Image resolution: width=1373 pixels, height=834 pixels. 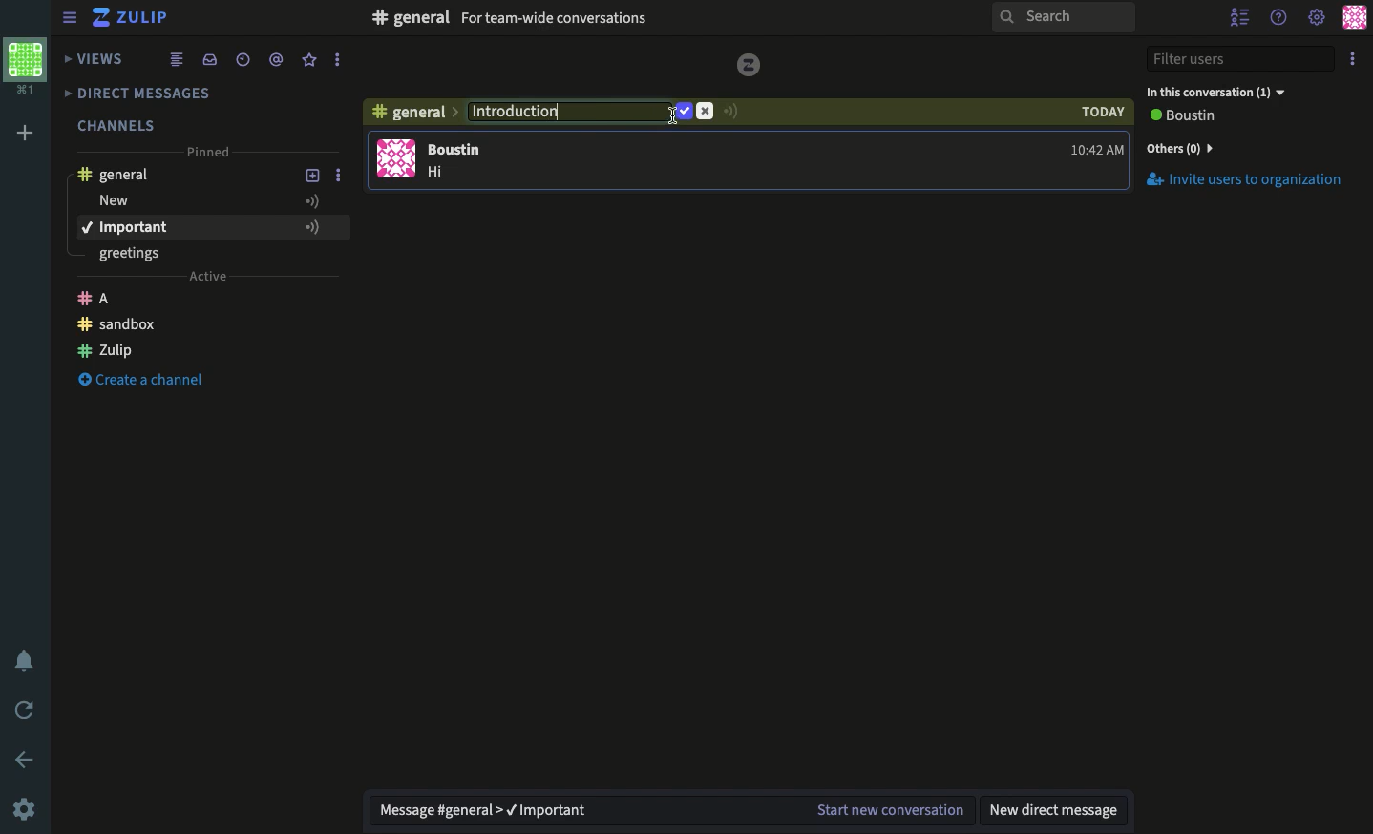 What do you see at coordinates (1247, 147) in the screenshot?
I see `Invites users to organization` at bounding box center [1247, 147].